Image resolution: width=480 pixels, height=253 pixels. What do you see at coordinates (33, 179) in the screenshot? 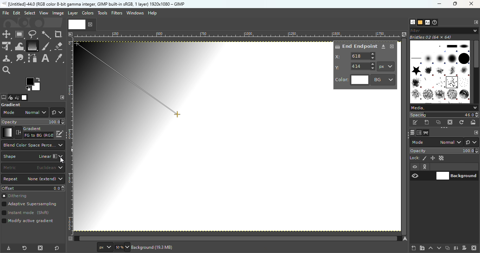
I see `Repeat` at bounding box center [33, 179].